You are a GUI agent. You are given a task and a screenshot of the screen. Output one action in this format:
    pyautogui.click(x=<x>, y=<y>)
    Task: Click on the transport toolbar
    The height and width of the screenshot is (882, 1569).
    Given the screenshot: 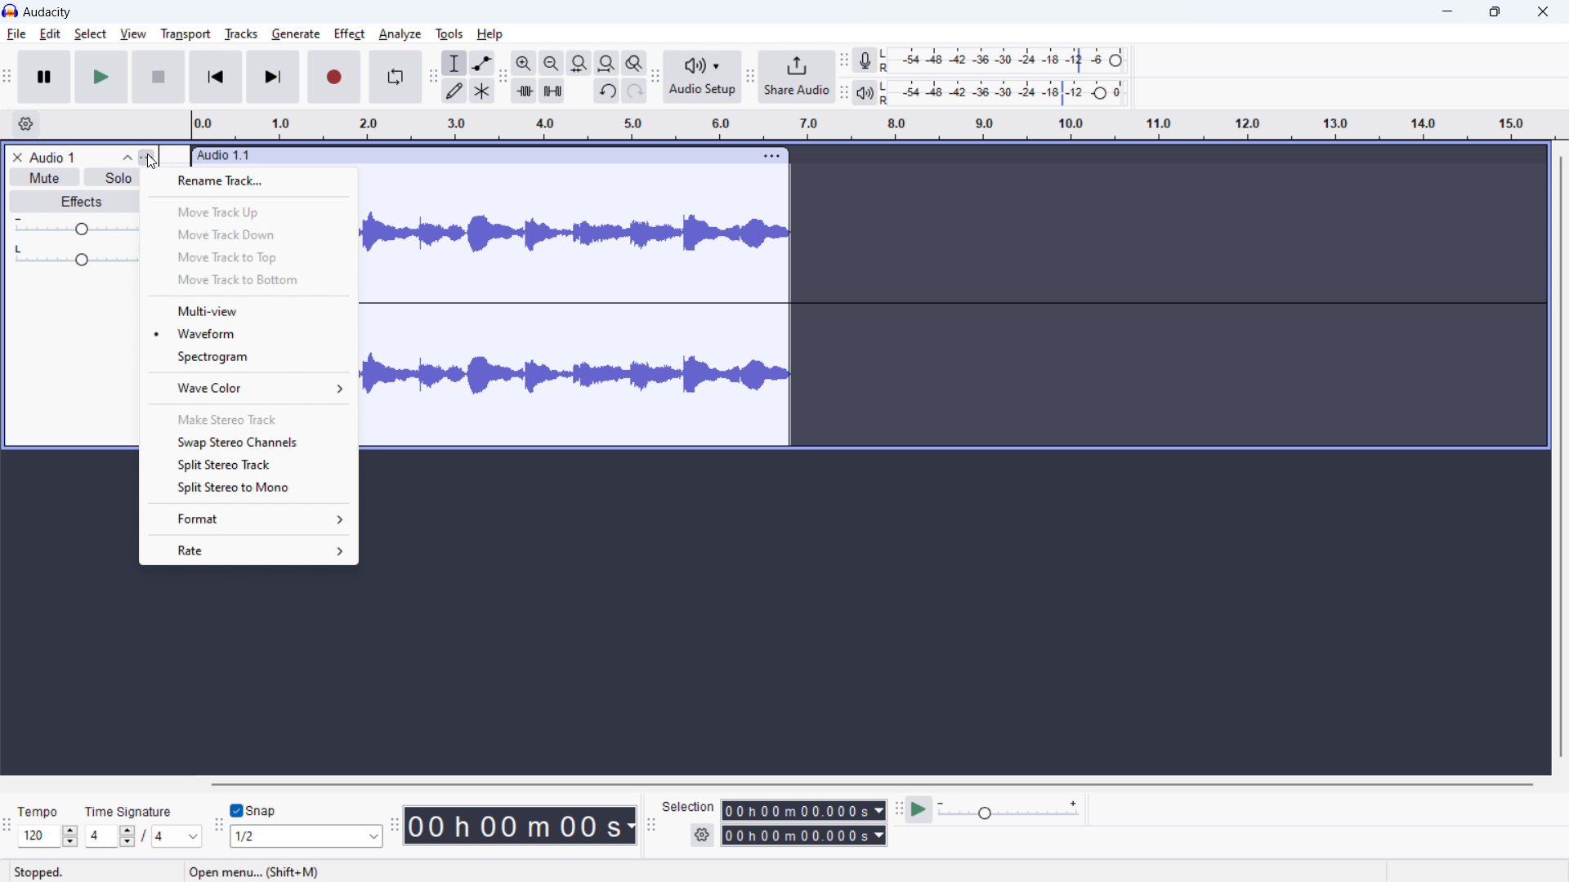 What is the action you would take?
    pyautogui.click(x=7, y=78)
    